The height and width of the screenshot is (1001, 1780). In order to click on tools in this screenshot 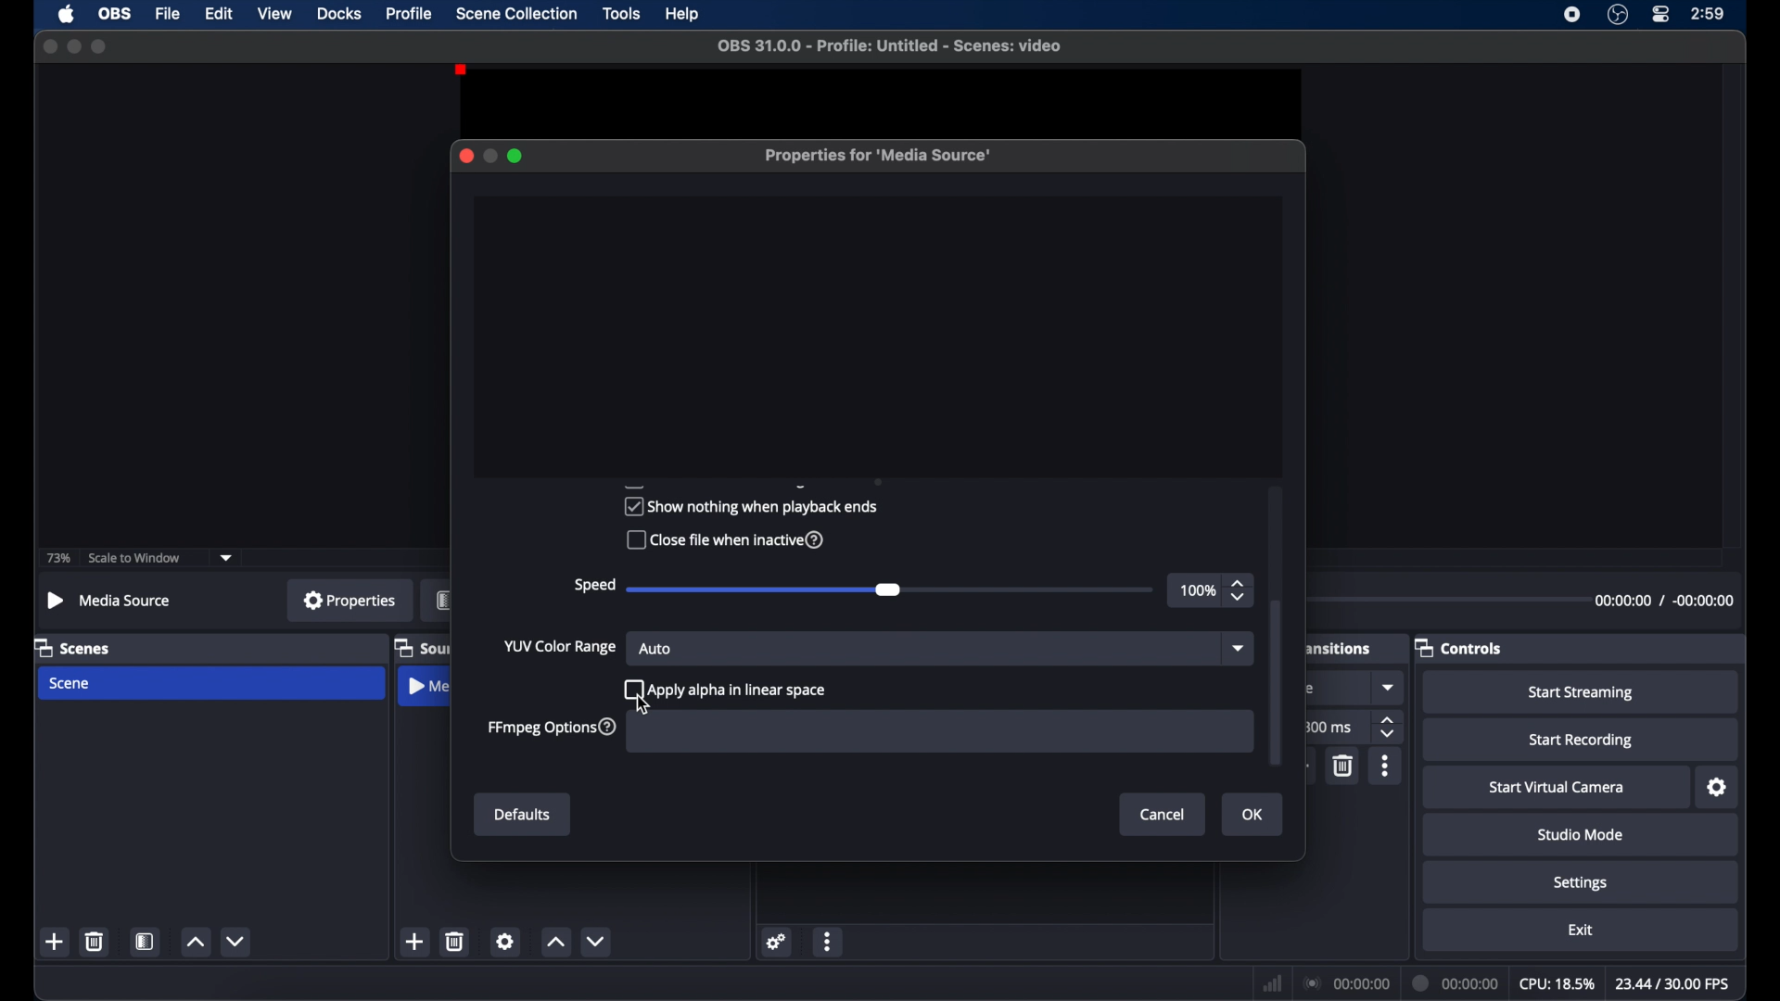, I will do `click(622, 14)`.